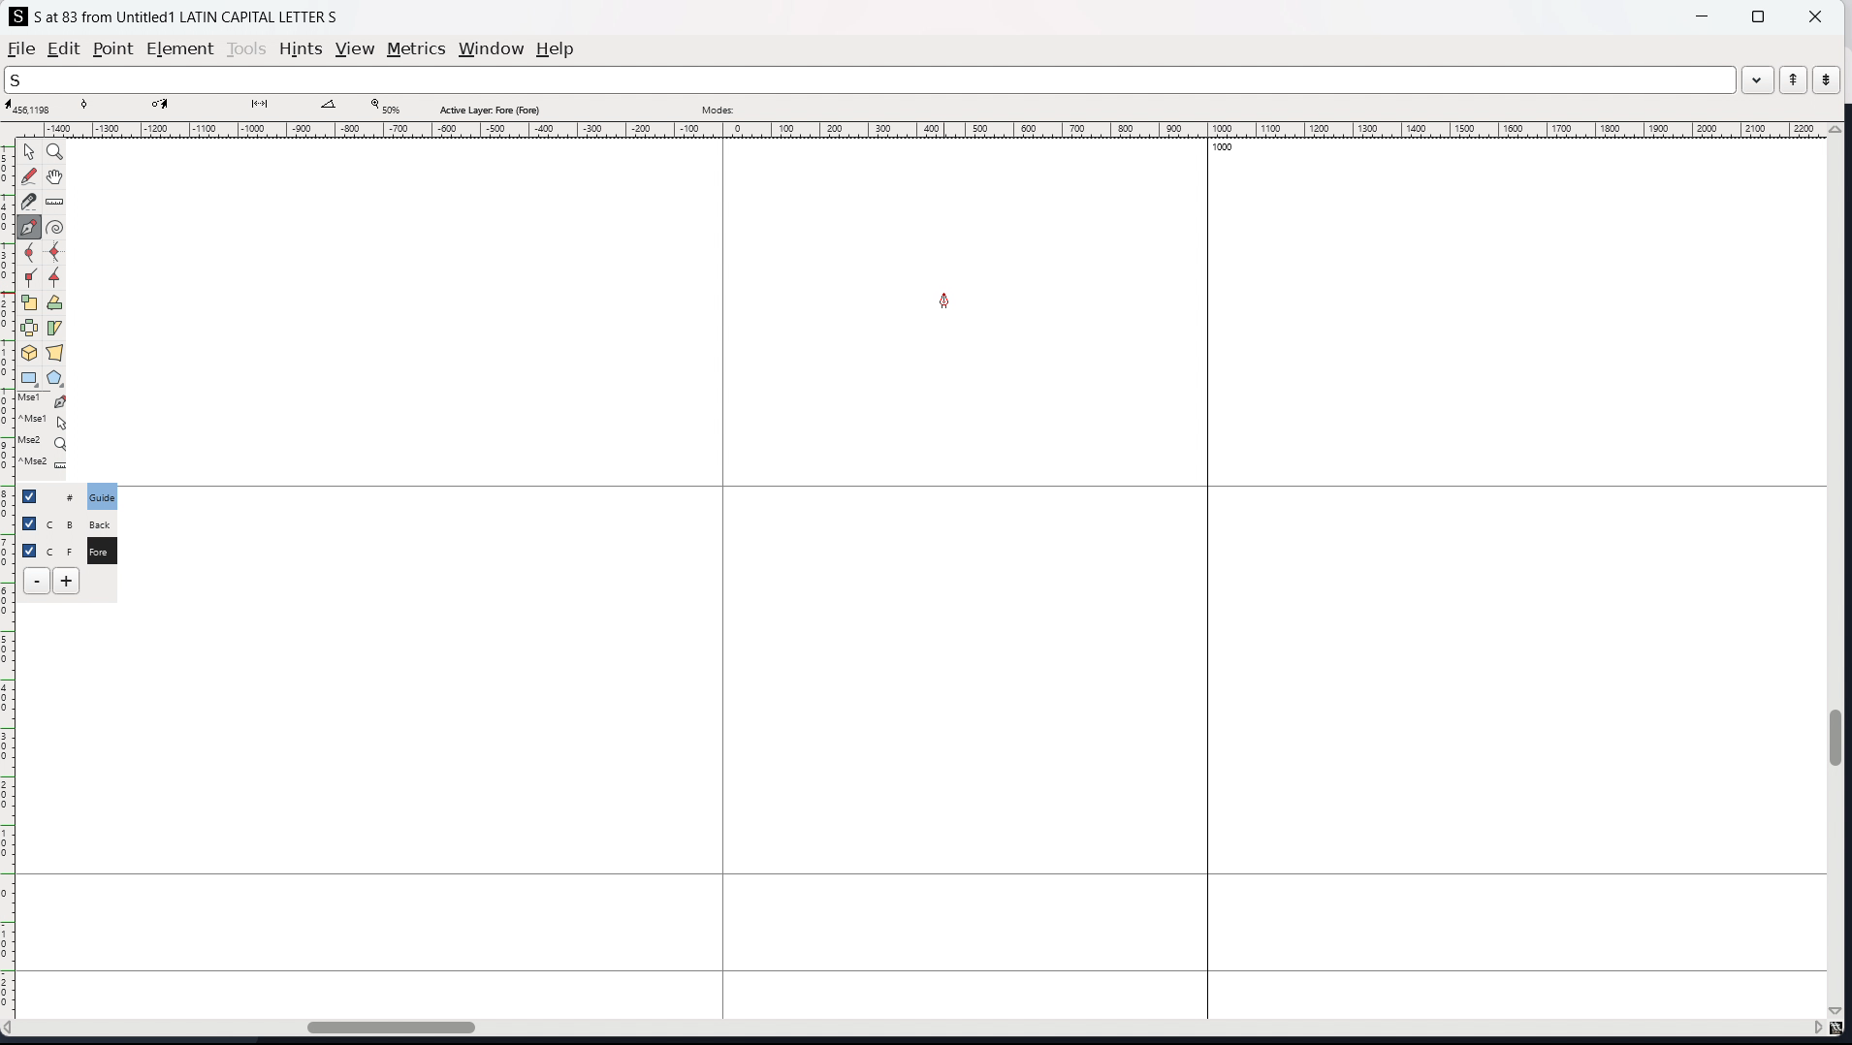  What do you see at coordinates (35, 495) in the screenshot?
I see `checkbox` at bounding box center [35, 495].